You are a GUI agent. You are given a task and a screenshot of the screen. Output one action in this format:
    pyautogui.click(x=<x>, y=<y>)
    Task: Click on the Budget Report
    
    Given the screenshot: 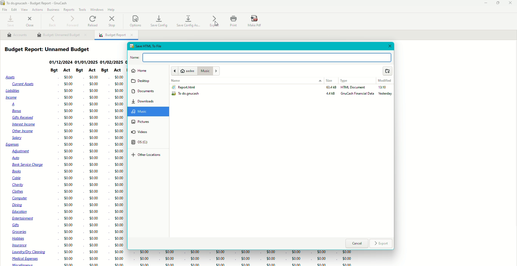 What is the action you would take?
    pyautogui.click(x=116, y=35)
    